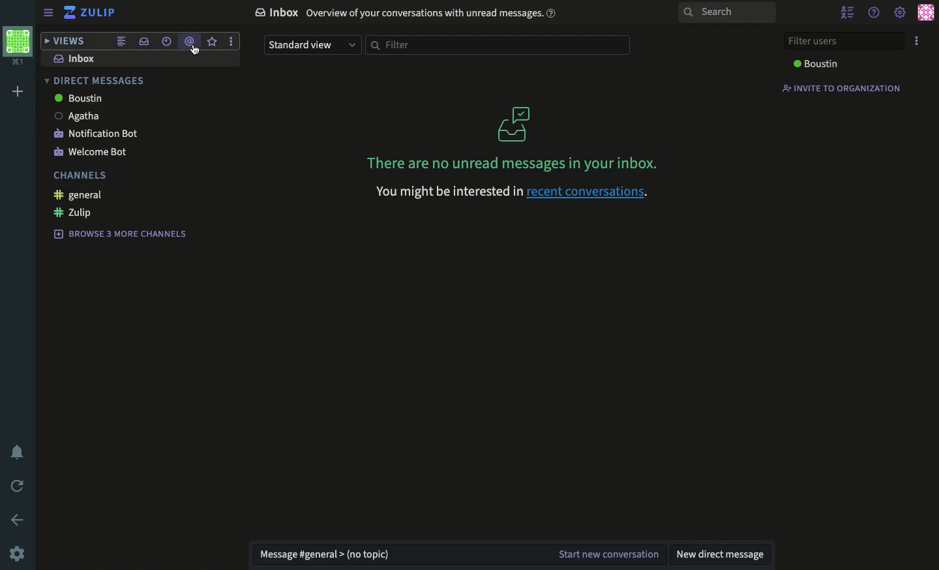 Image resolution: width=939 pixels, height=570 pixels. Describe the element at coordinates (850, 13) in the screenshot. I see `hide user list` at that location.